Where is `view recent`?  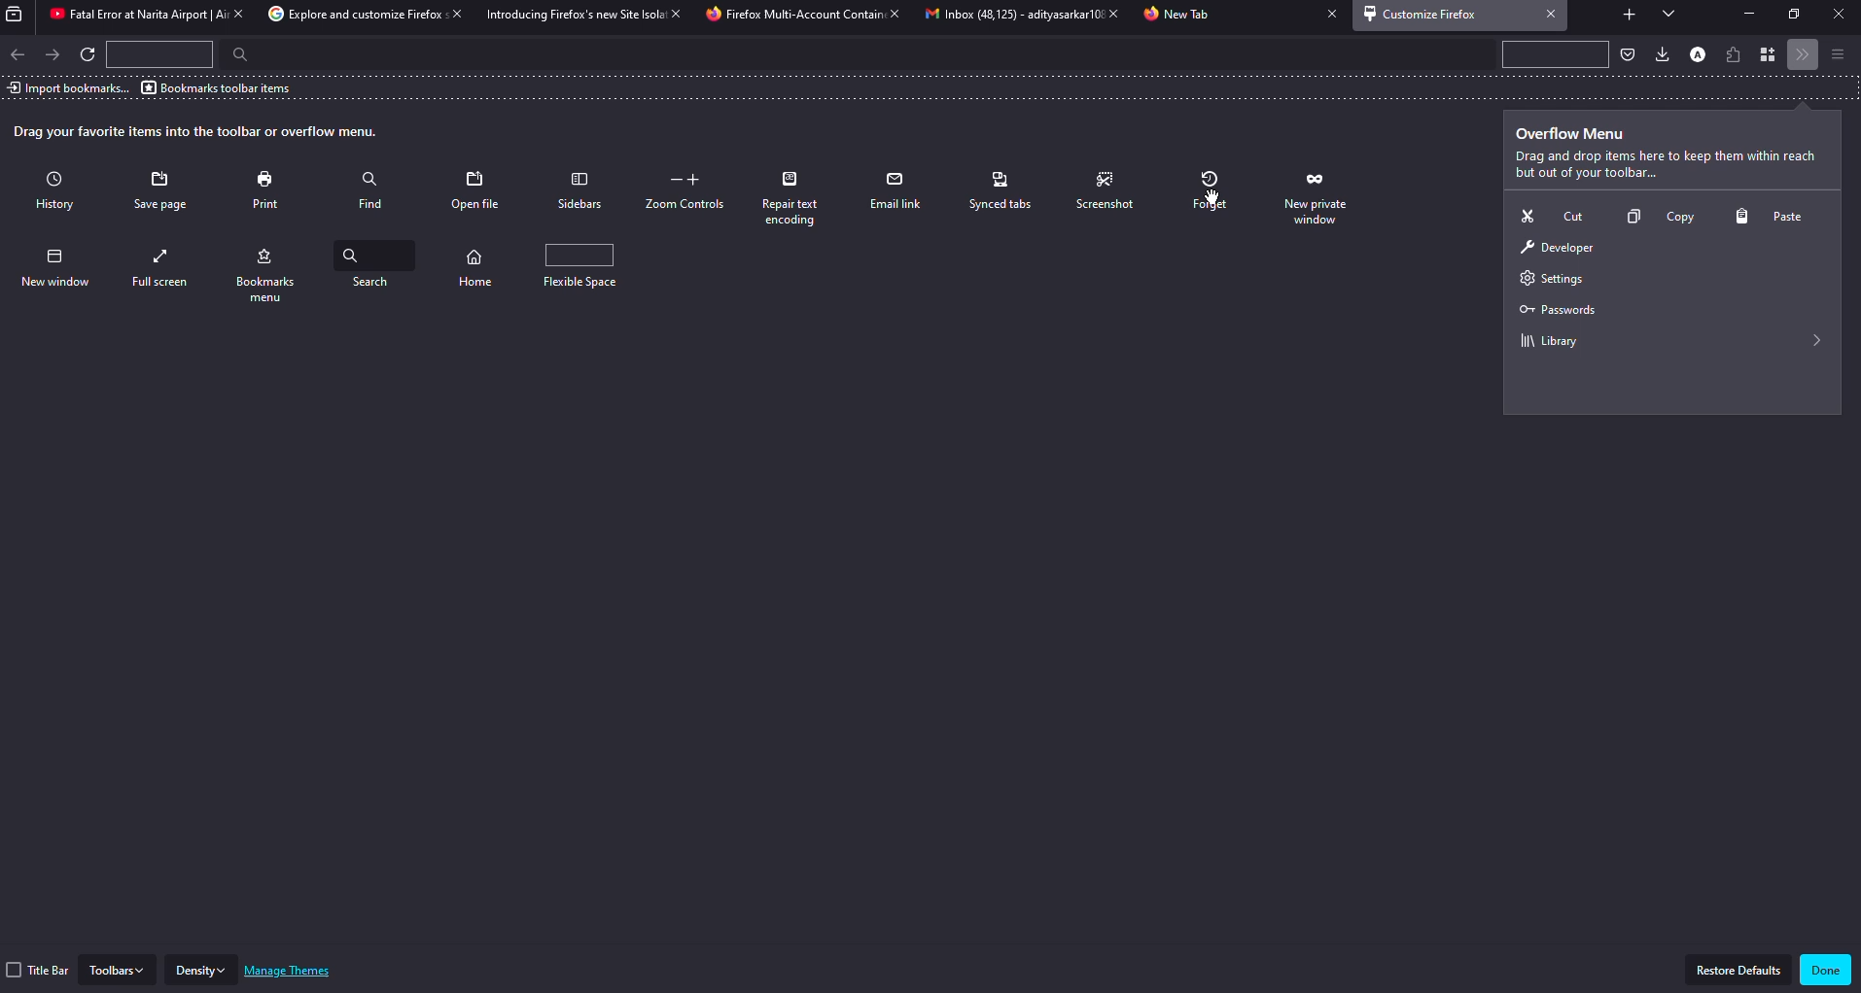
view recent is located at coordinates (18, 15).